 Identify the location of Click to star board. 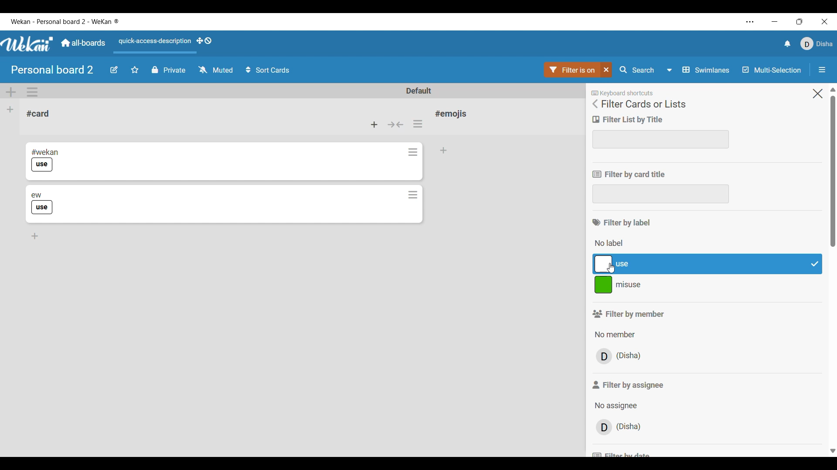
(135, 70).